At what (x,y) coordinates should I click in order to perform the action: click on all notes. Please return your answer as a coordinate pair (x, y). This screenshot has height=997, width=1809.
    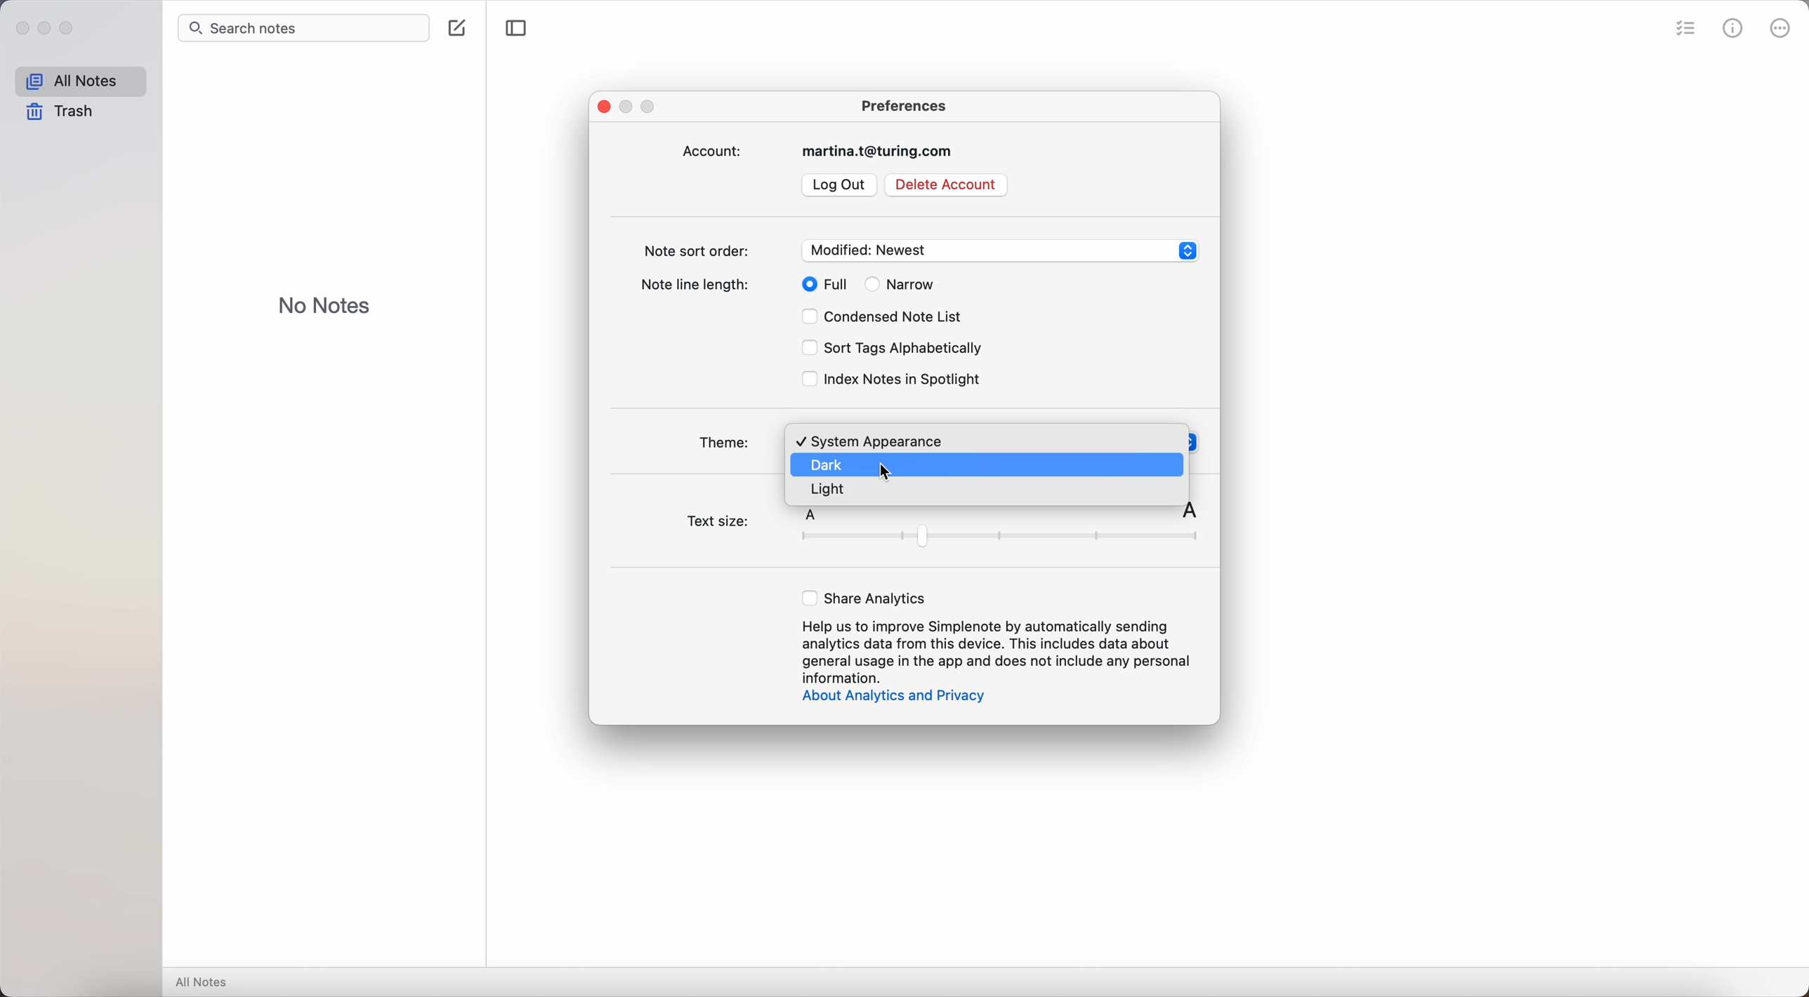
    Looking at the image, I should click on (205, 982).